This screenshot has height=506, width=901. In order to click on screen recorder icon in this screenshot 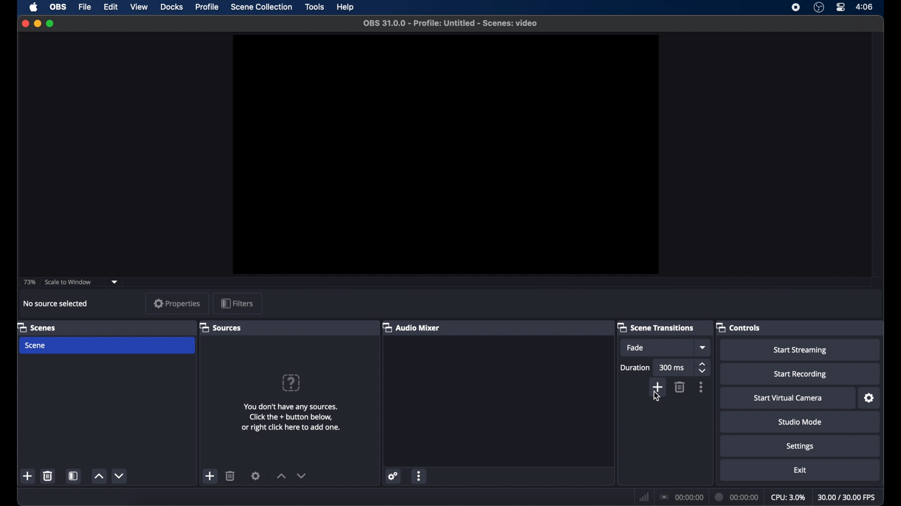, I will do `click(795, 7)`.